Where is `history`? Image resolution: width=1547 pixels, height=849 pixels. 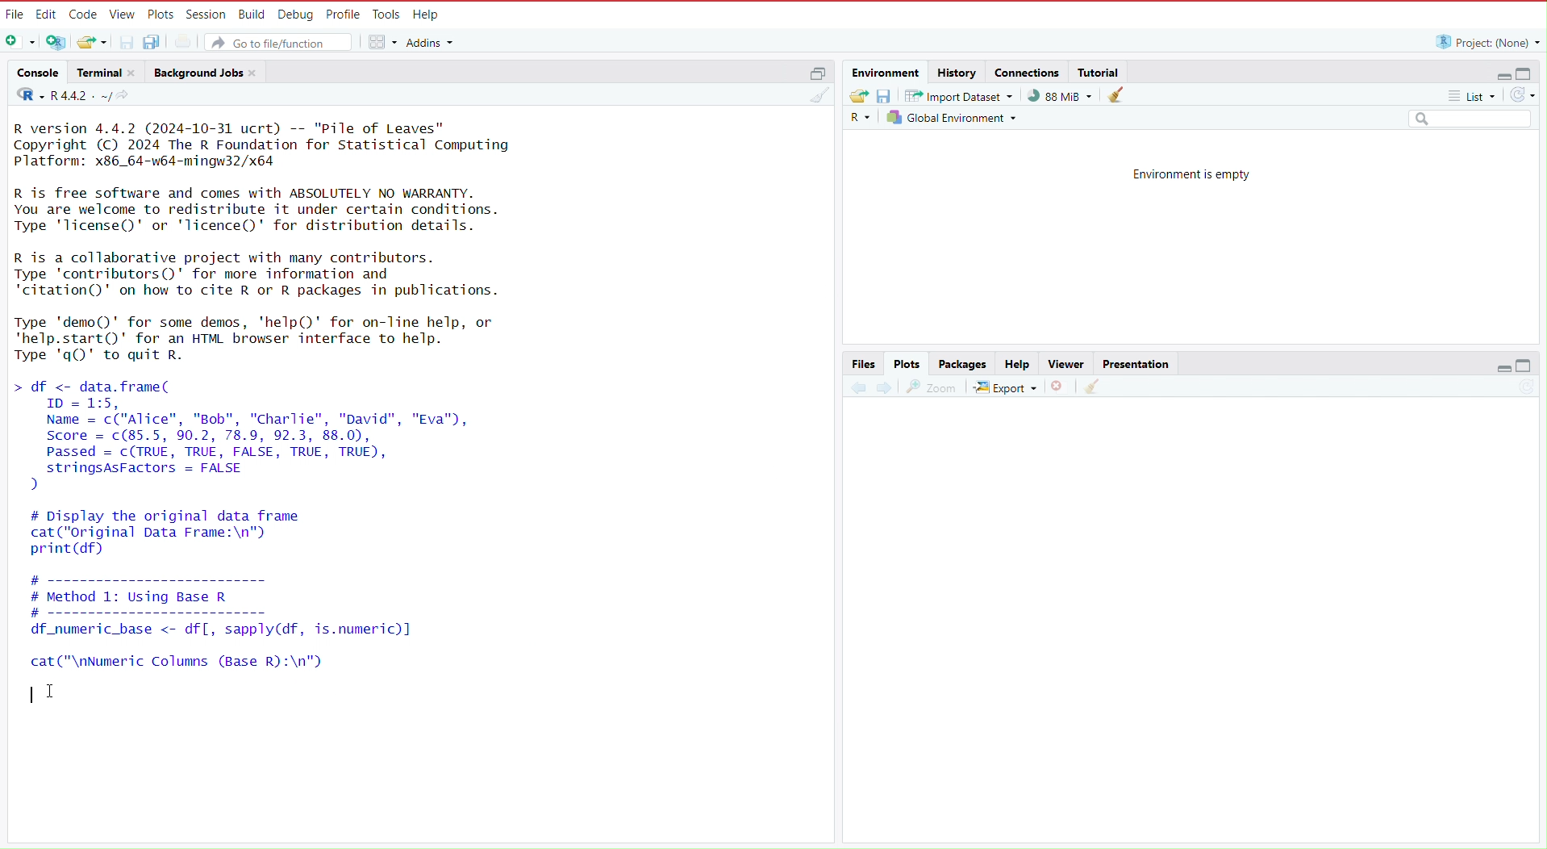 history is located at coordinates (958, 71).